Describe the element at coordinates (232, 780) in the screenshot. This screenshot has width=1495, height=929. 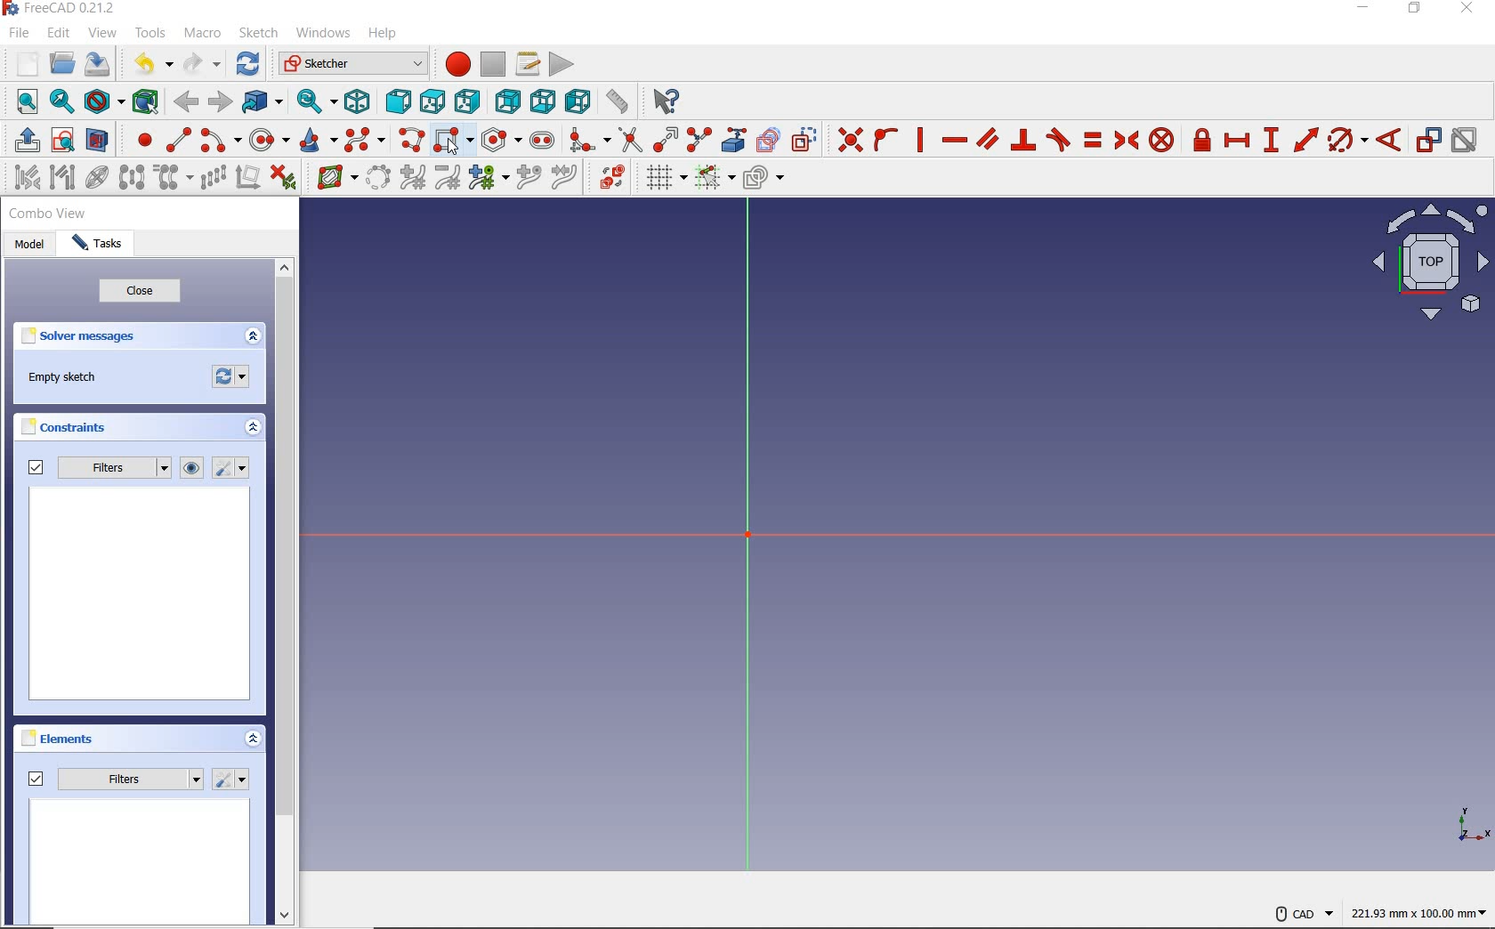
I see `settings` at that location.